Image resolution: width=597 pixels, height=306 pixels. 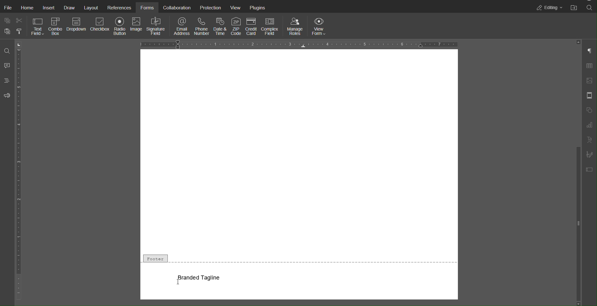 What do you see at coordinates (299, 259) in the screenshot?
I see `Footer` at bounding box center [299, 259].